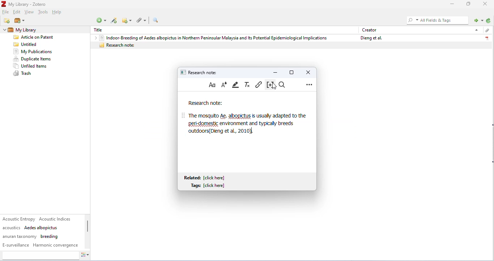 The height and width of the screenshot is (261, 494). Describe the element at coordinates (236, 85) in the screenshot. I see `highlight` at that location.